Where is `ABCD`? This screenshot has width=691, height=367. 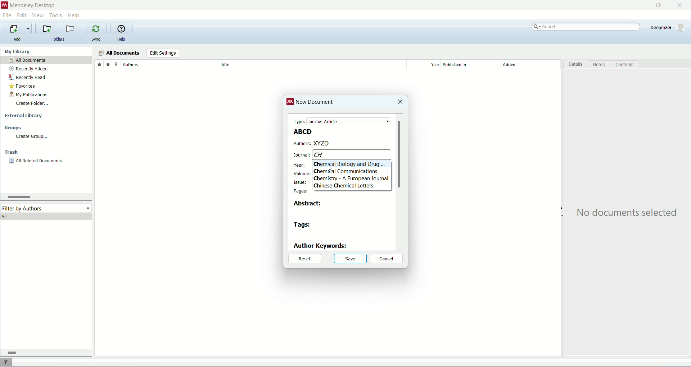
ABCD is located at coordinates (301, 131).